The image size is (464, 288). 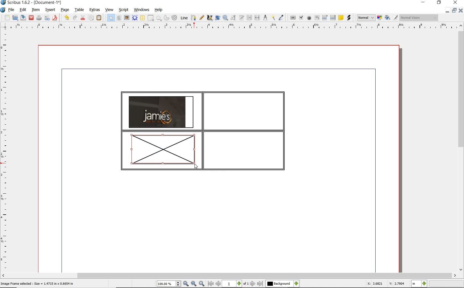 I want to click on edit text with story editor, so click(x=242, y=17).